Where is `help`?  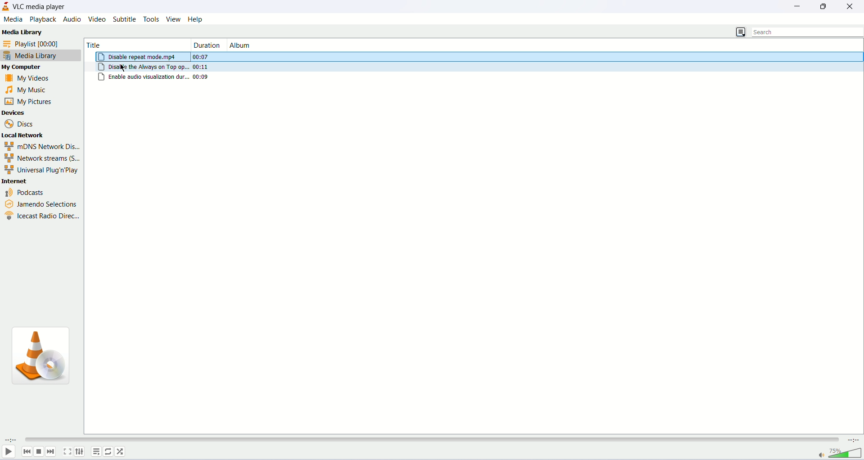 help is located at coordinates (196, 19).